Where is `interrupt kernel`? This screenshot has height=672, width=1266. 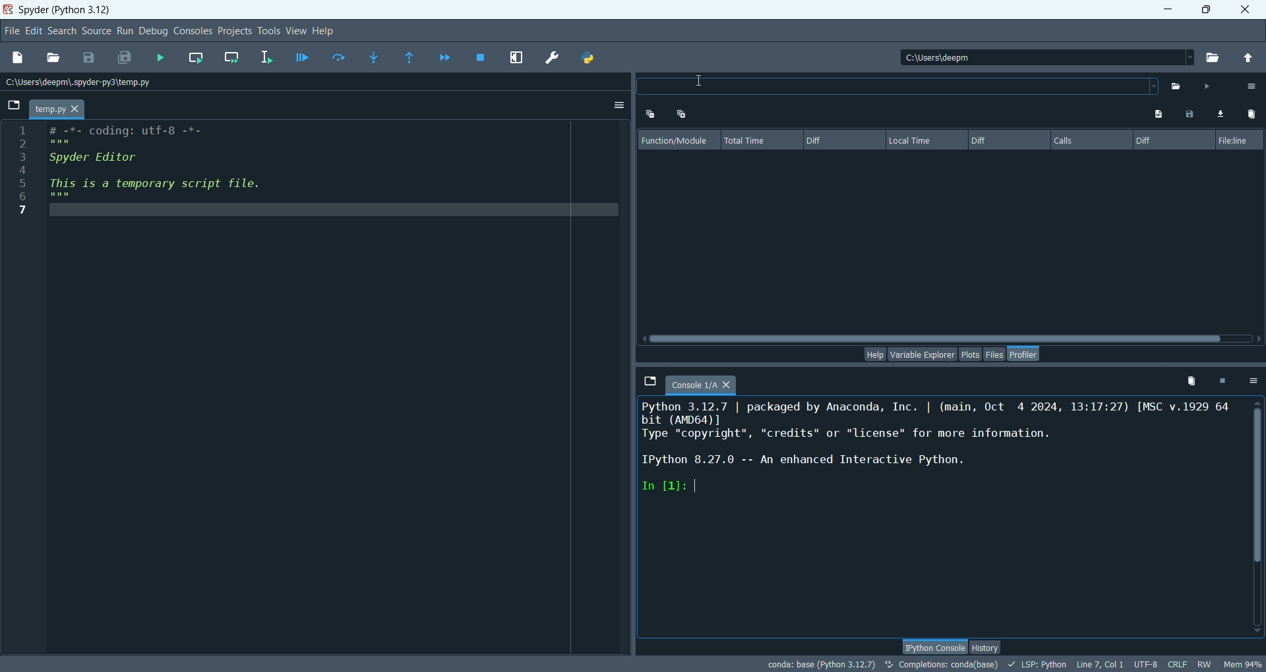
interrupt kernel is located at coordinates (1221, 381).